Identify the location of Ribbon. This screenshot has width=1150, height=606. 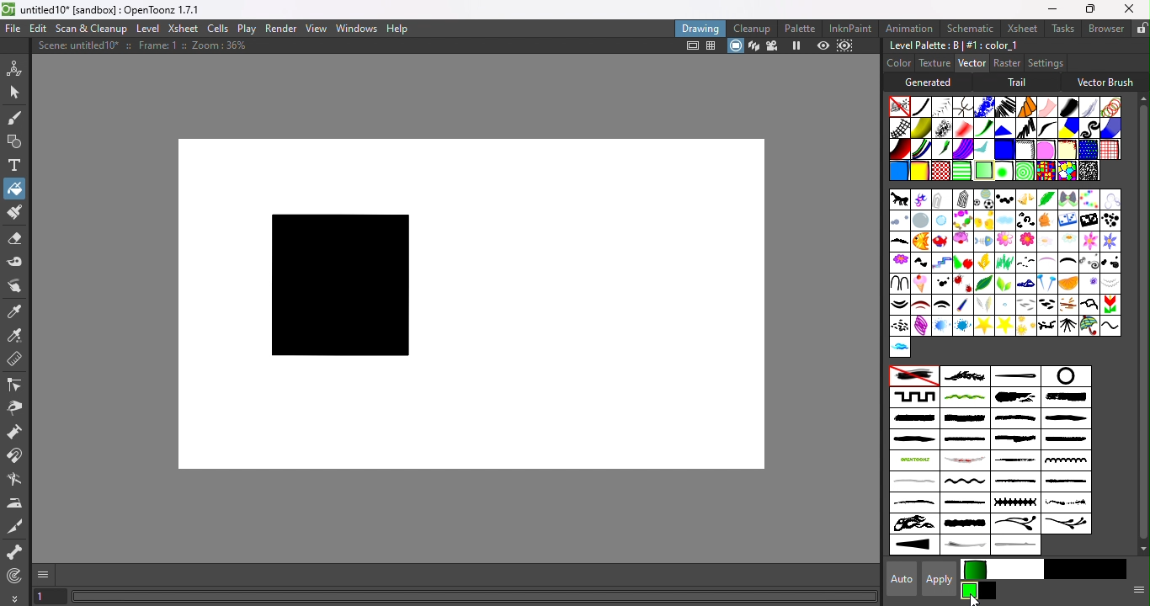
(984, 128).